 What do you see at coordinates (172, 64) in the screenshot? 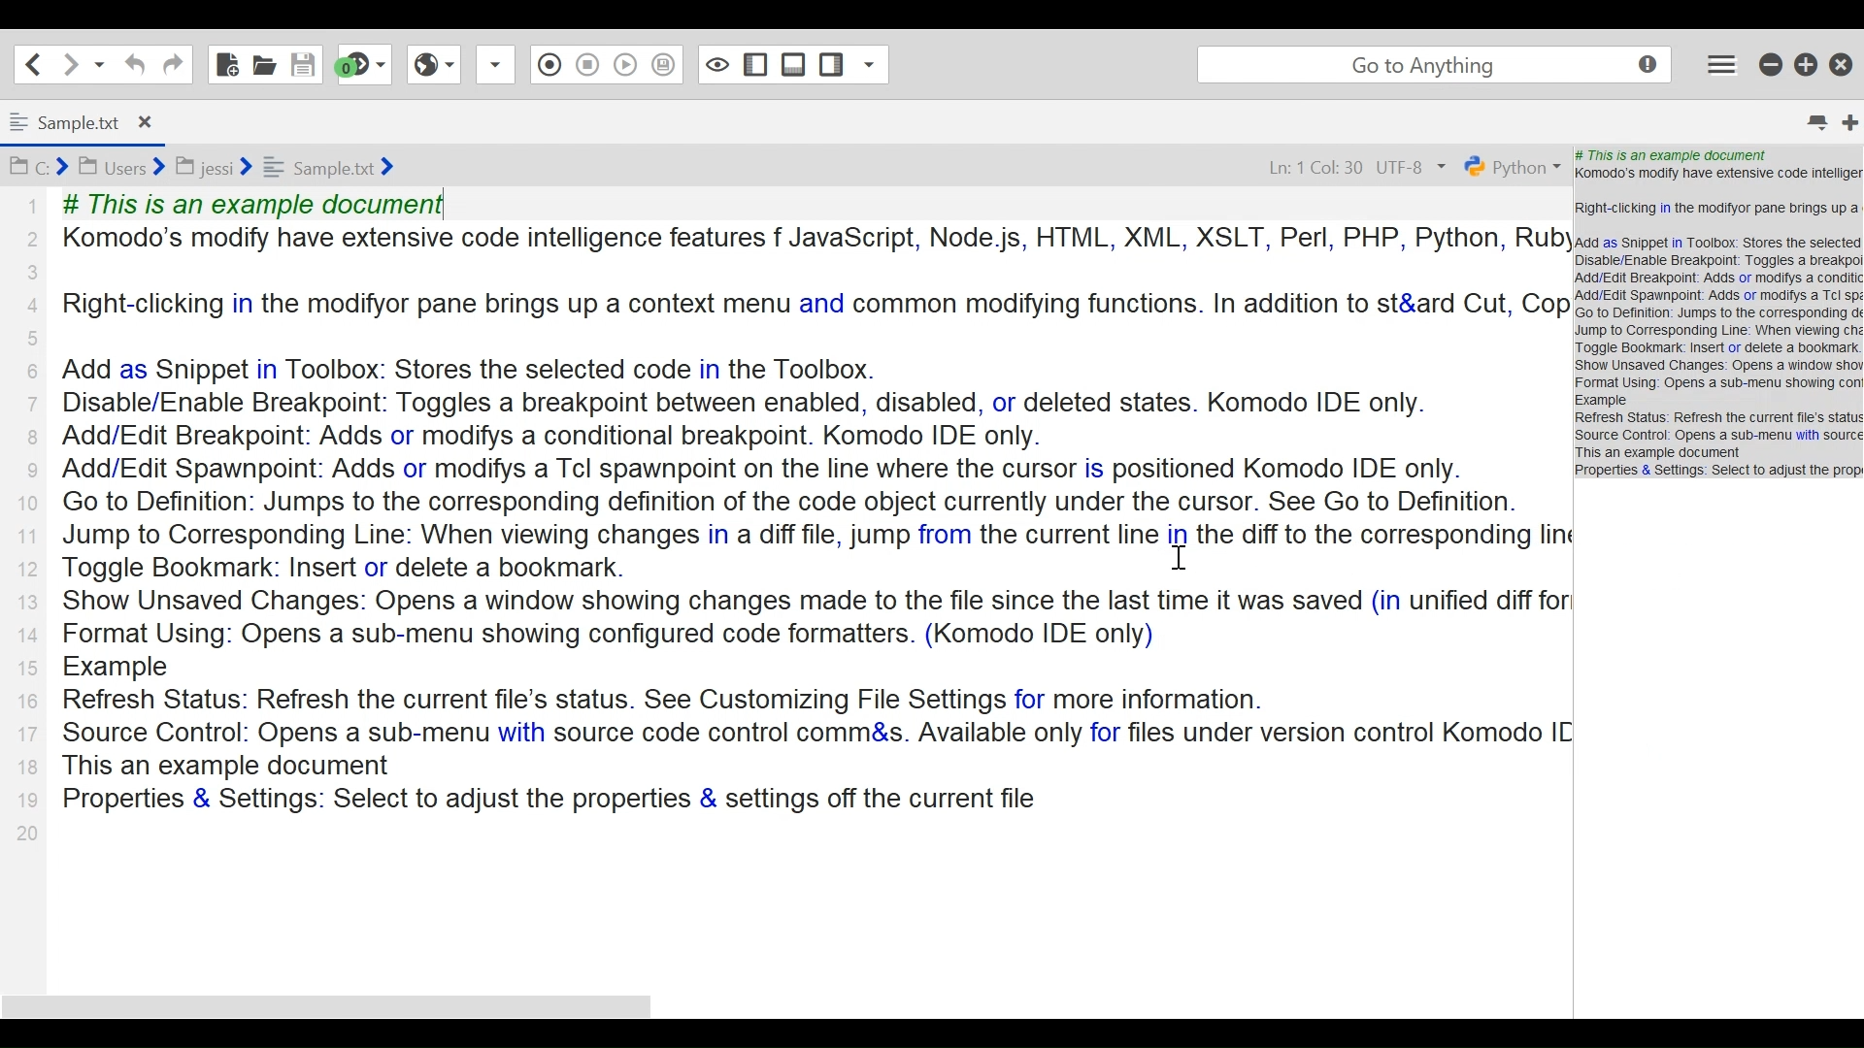
I see `Redo` at bounding box center [172, 64].